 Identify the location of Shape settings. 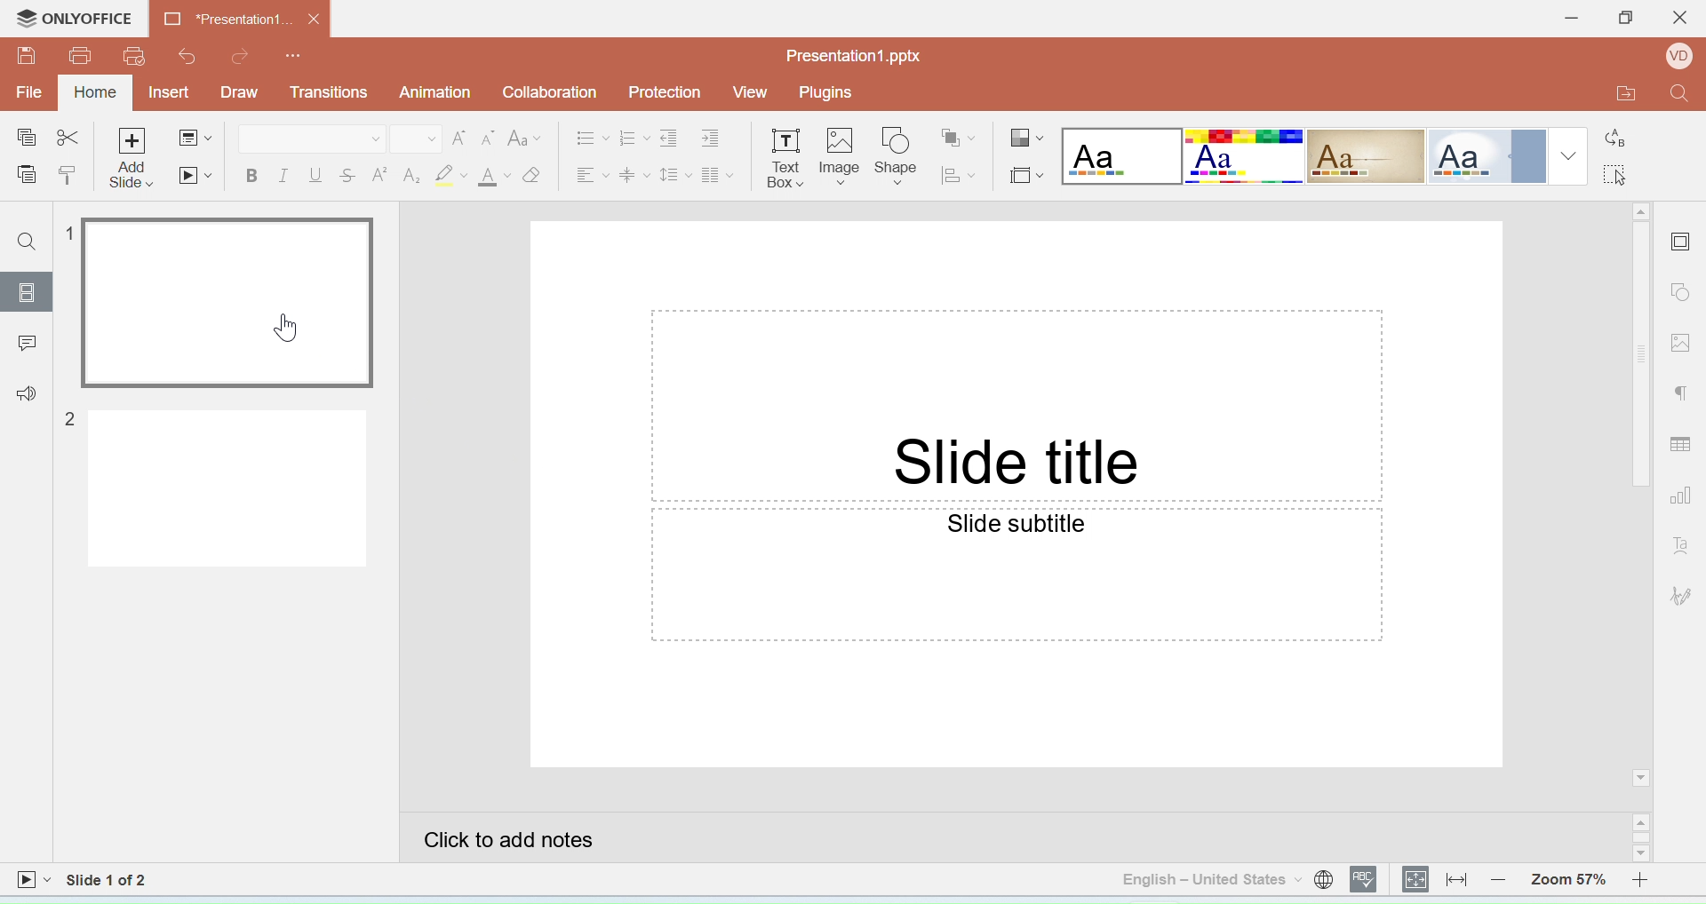
(1685, 294).